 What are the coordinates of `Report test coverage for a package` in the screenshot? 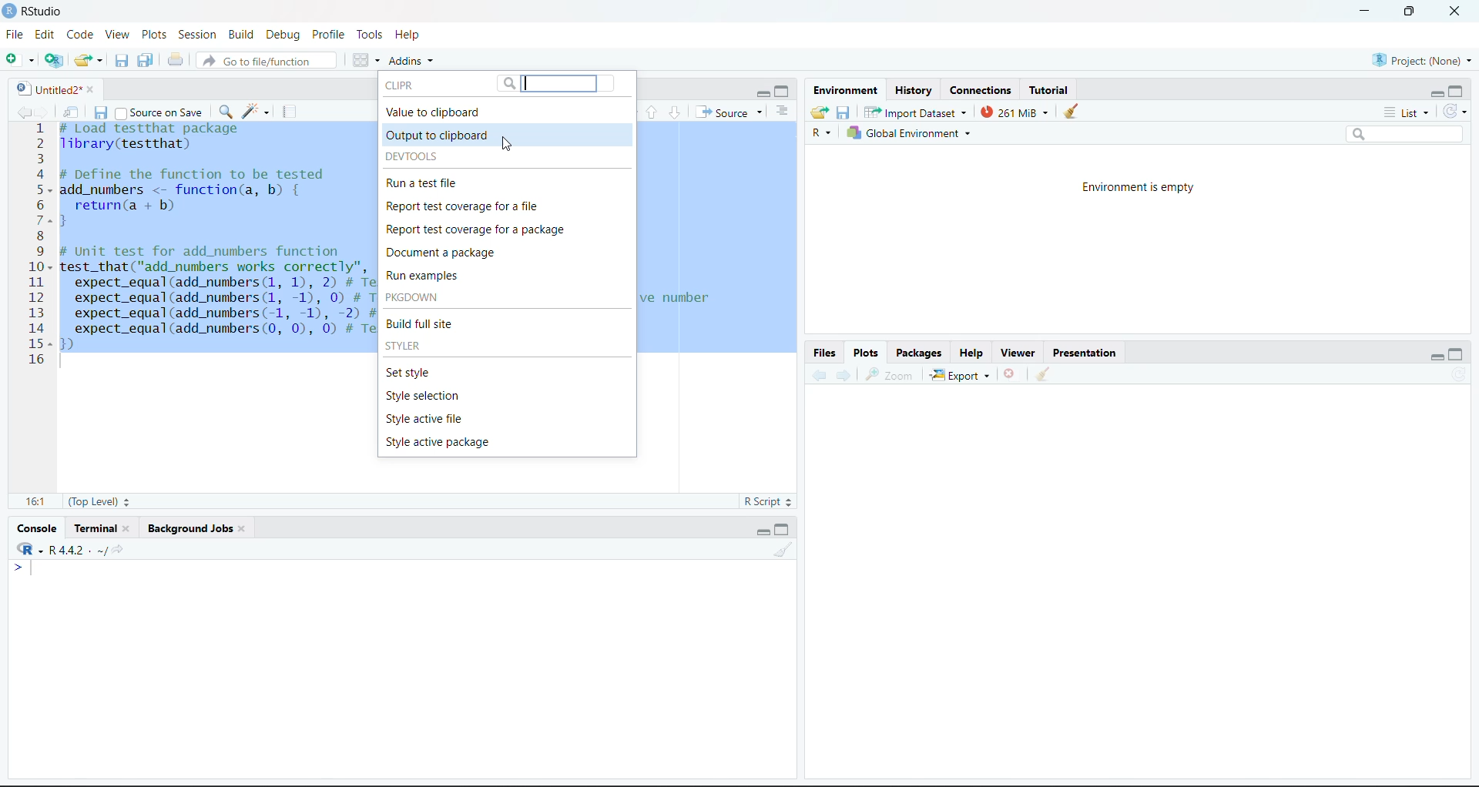 It's located at (474, 229).